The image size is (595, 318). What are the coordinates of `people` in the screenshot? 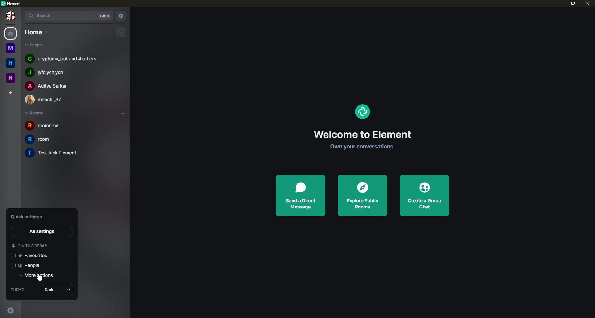 It's located at (47, 100).